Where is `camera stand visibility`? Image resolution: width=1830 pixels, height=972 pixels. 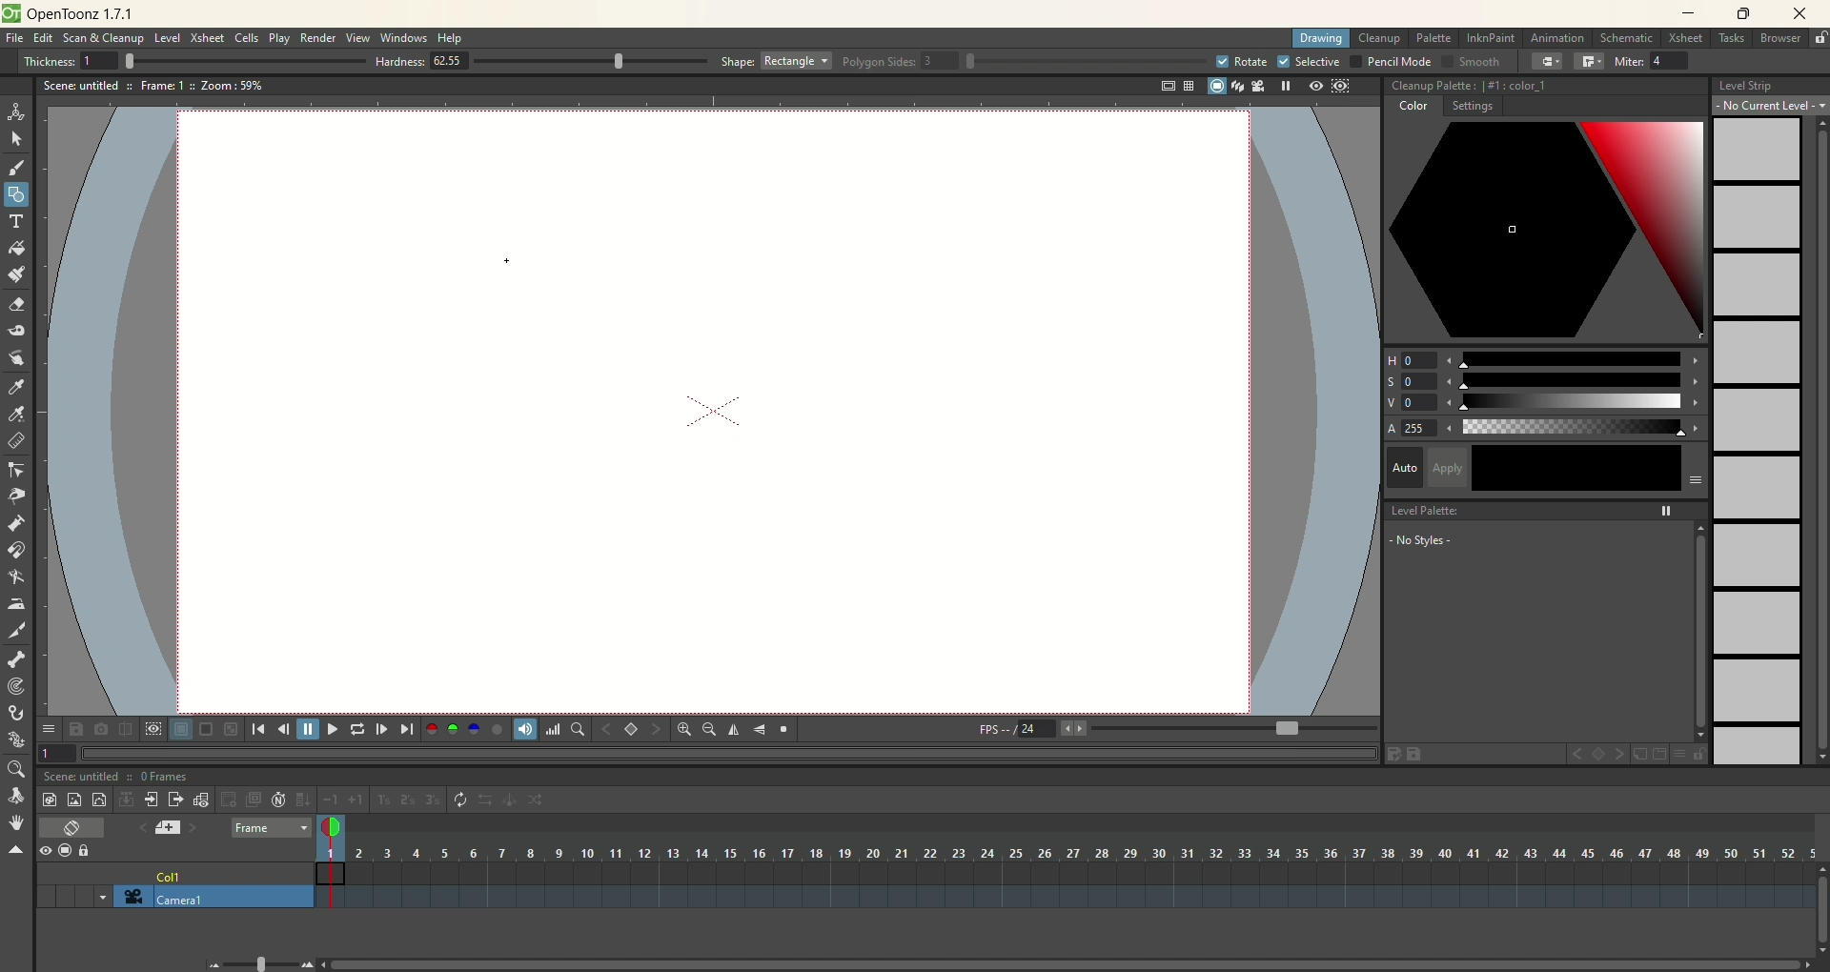 camera stand visibility is located at coordinates (70, 849).